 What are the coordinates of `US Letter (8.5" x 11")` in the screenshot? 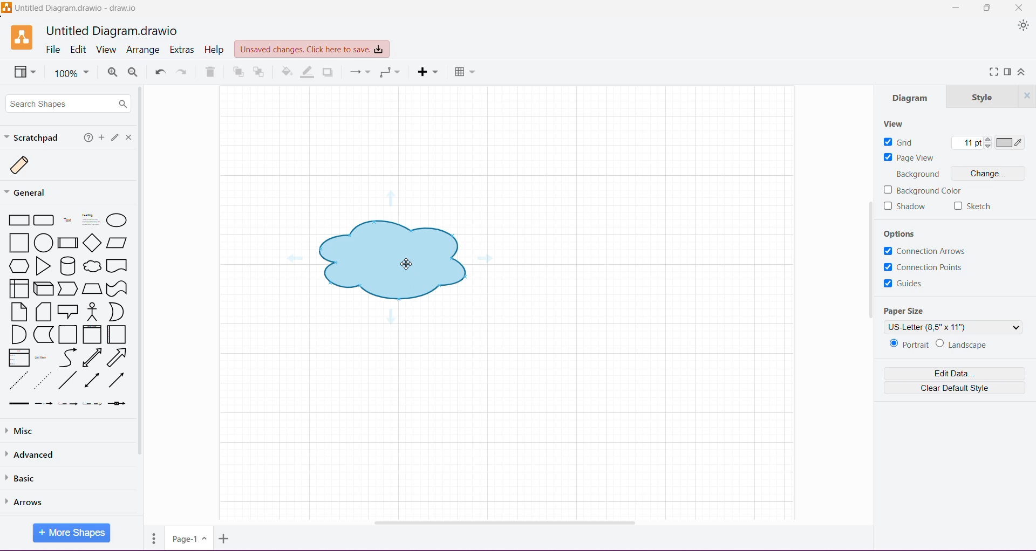 It's located at (954, 327).